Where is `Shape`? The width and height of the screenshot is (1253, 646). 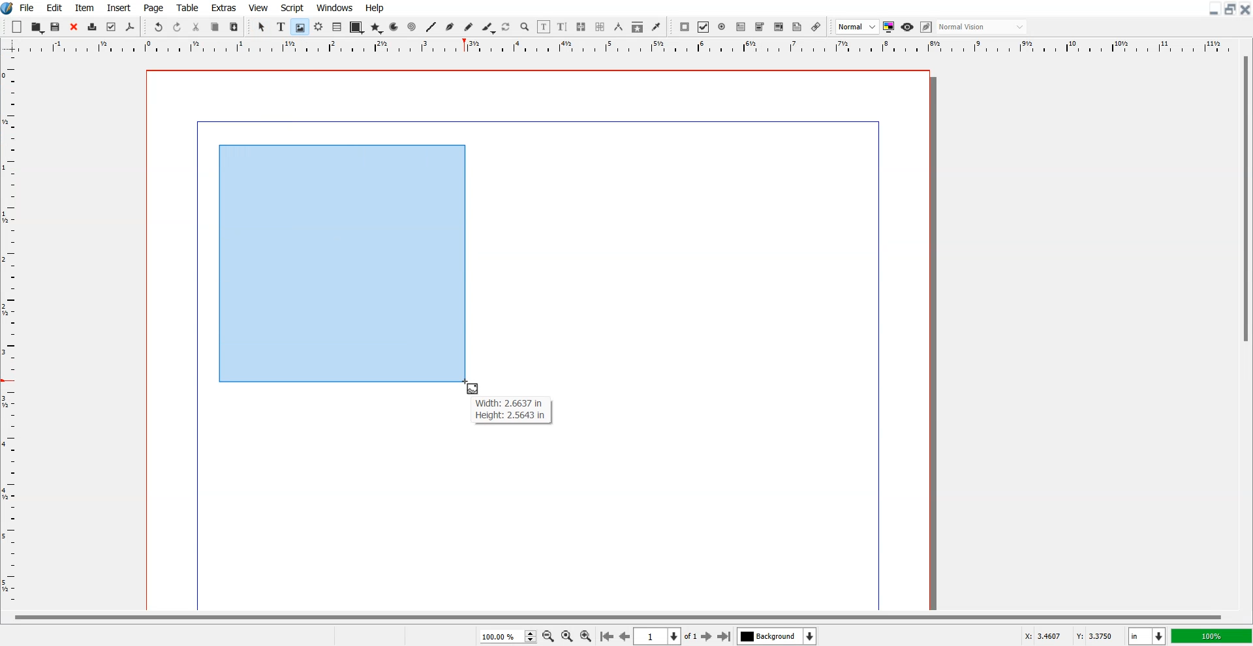 Shape is located at coordinates (356, 28).